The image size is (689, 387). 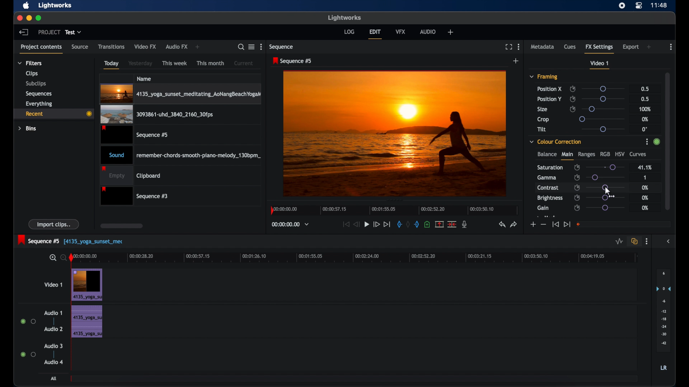 I want to click on audio clip, so click(x=181, y=154).